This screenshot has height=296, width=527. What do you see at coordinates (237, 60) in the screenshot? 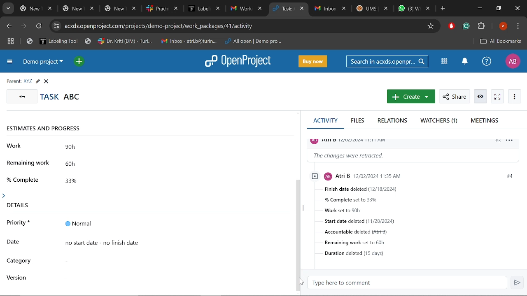
I see `Open project logo` at bounding box center [237, 60].